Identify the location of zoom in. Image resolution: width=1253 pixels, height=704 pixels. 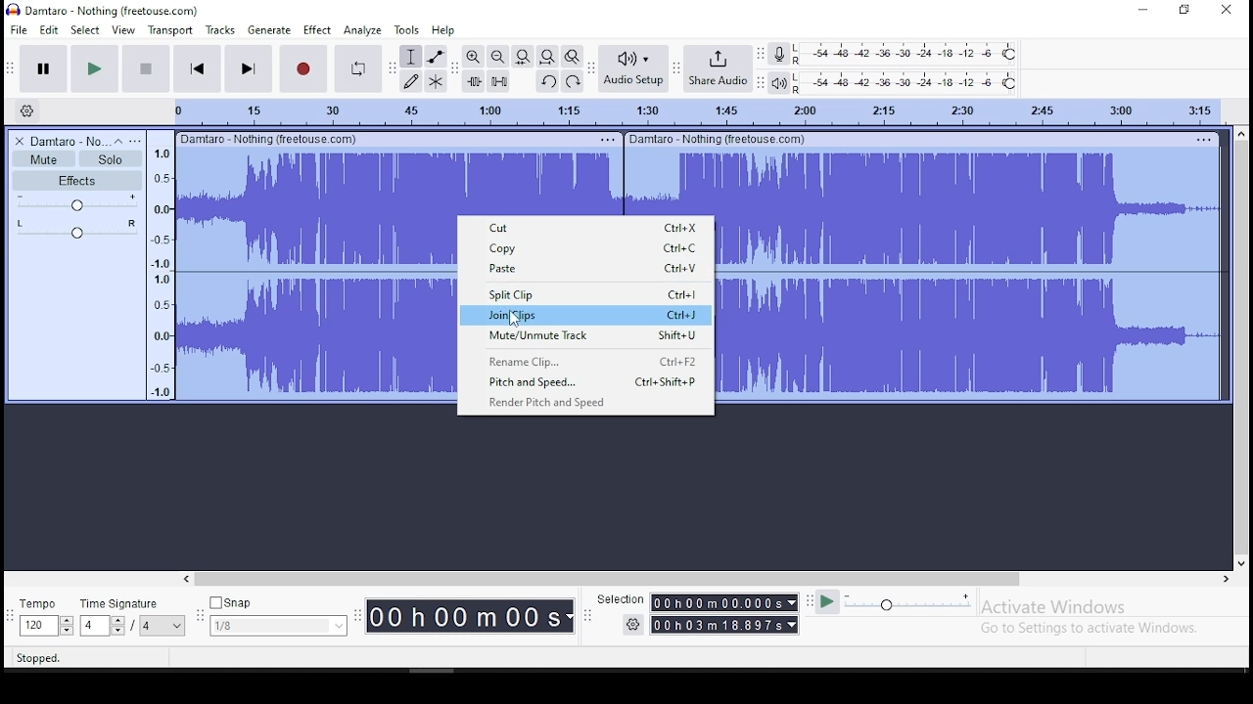
(473, 55).